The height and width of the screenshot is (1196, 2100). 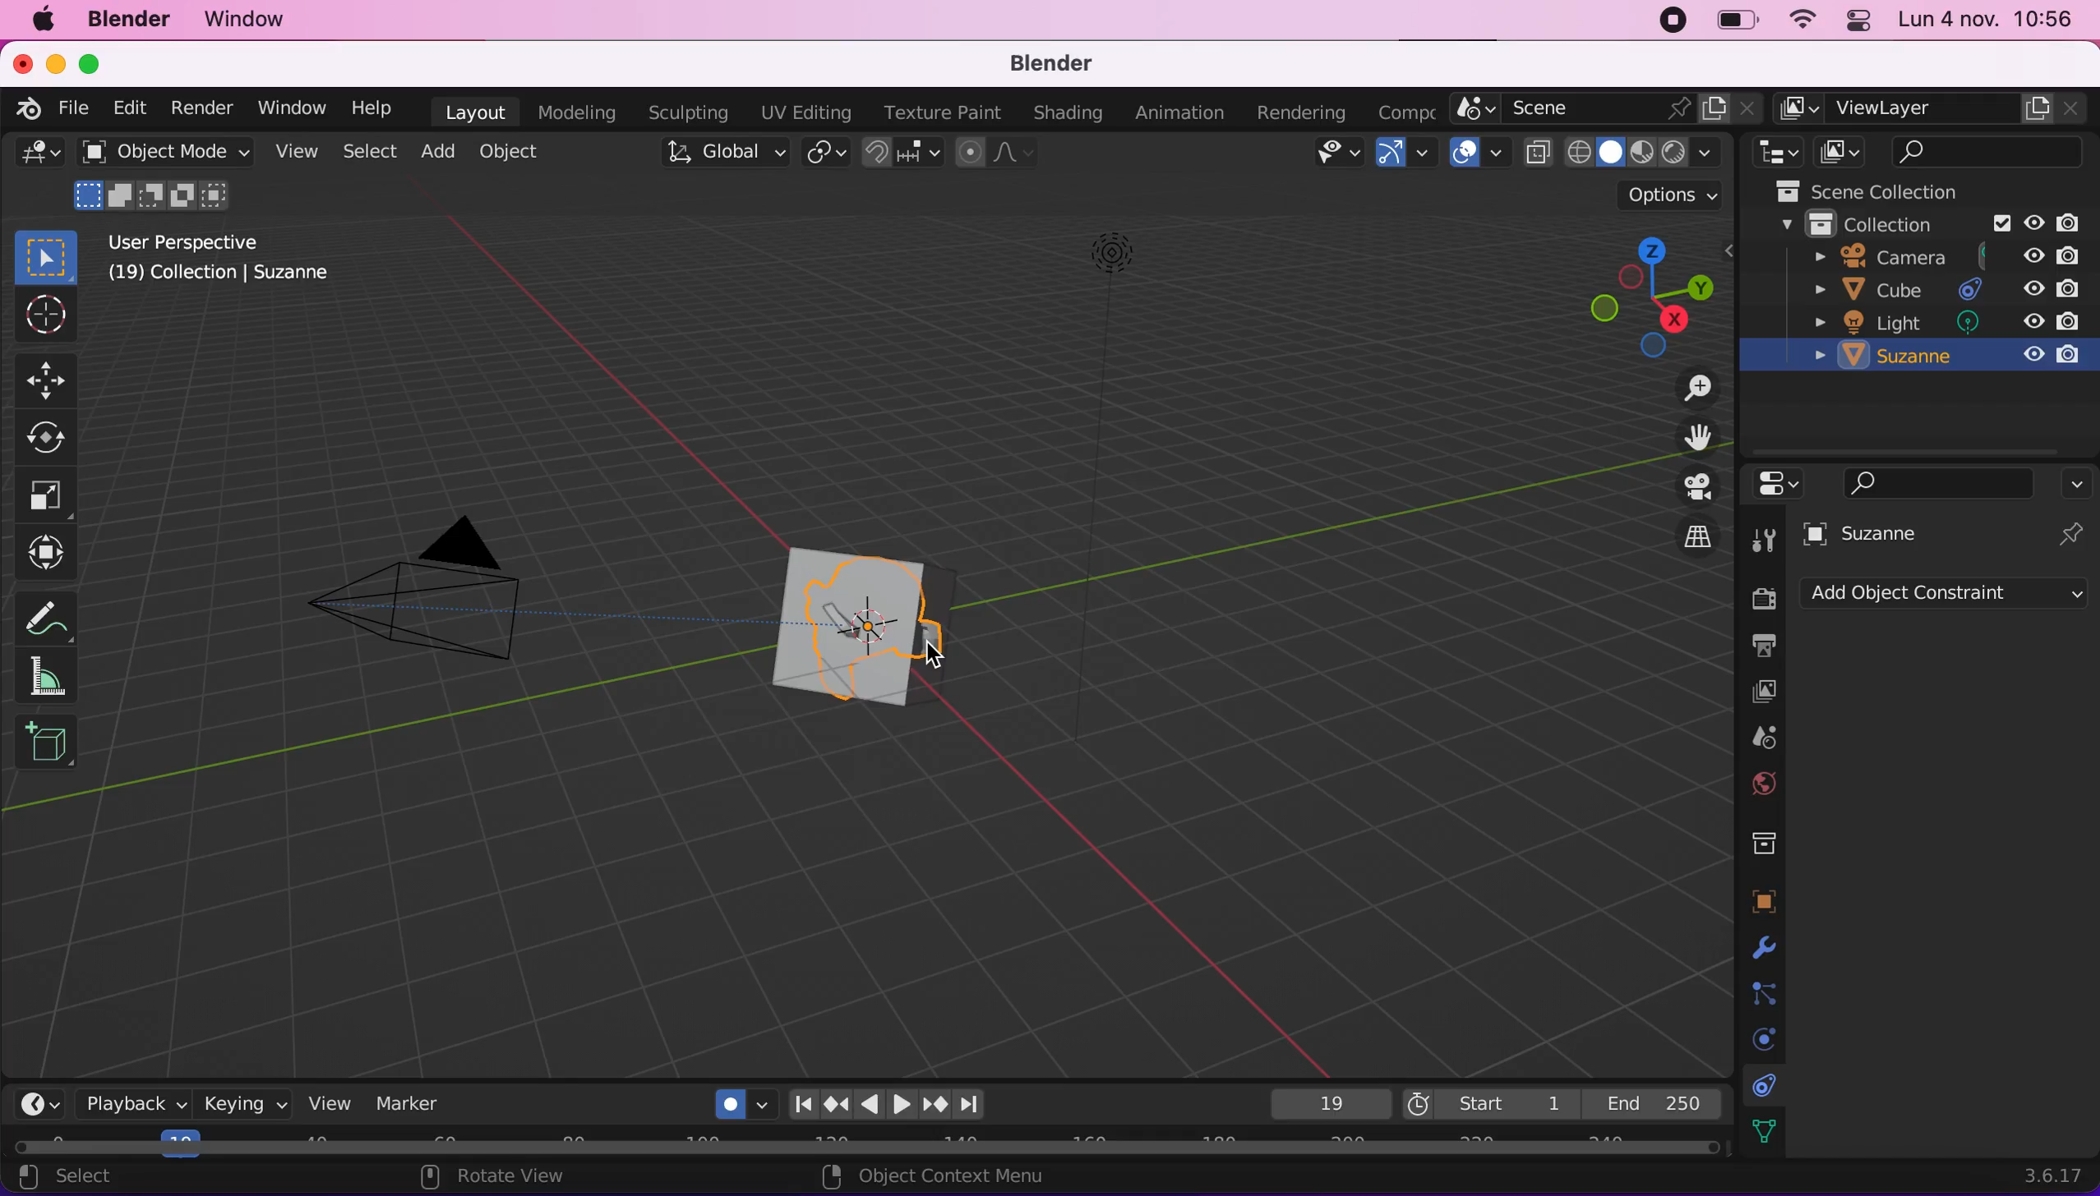 I want to click on scene, so click(x=1583, y=110).